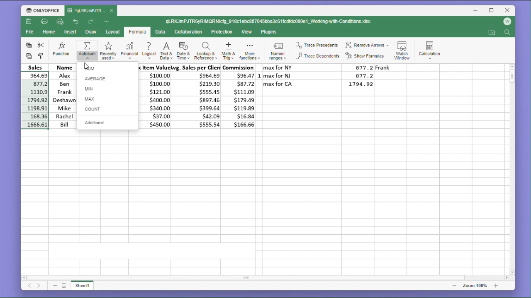 The height and width of the screenshot is (298, 531). Describe the element at coordinates (108, 50) in the screenshot. I see `recently used` at that location.